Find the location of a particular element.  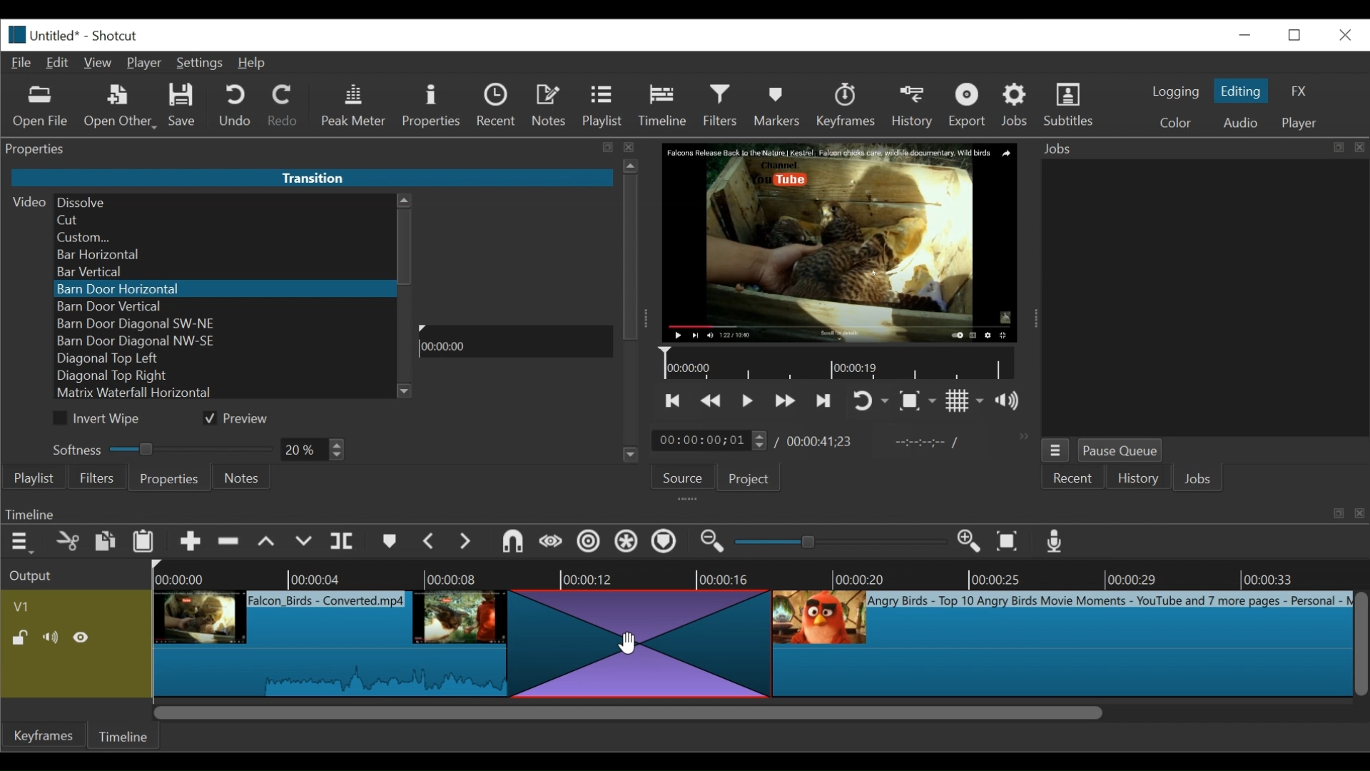

Diagonal Top Right is located at coordinates (226, 377).